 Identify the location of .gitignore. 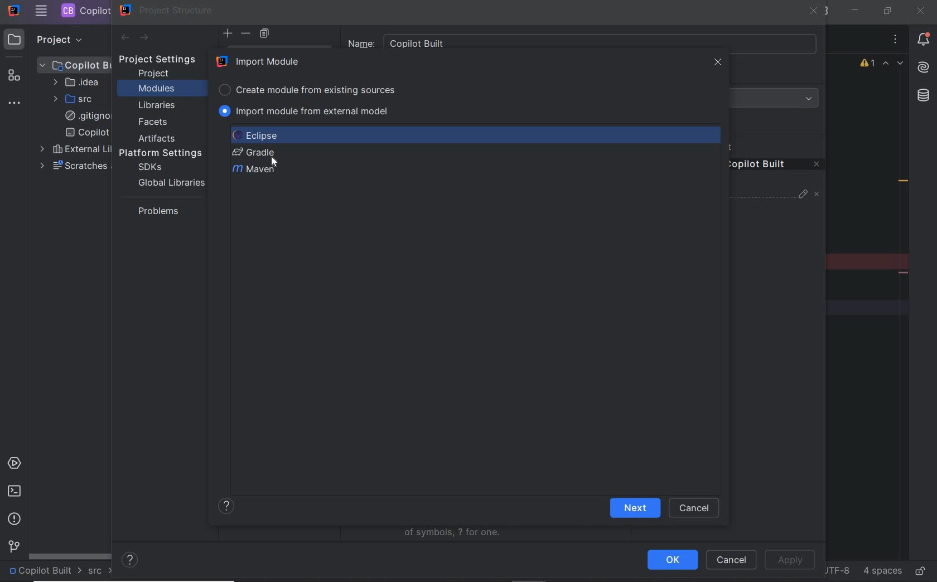
(85, 117).